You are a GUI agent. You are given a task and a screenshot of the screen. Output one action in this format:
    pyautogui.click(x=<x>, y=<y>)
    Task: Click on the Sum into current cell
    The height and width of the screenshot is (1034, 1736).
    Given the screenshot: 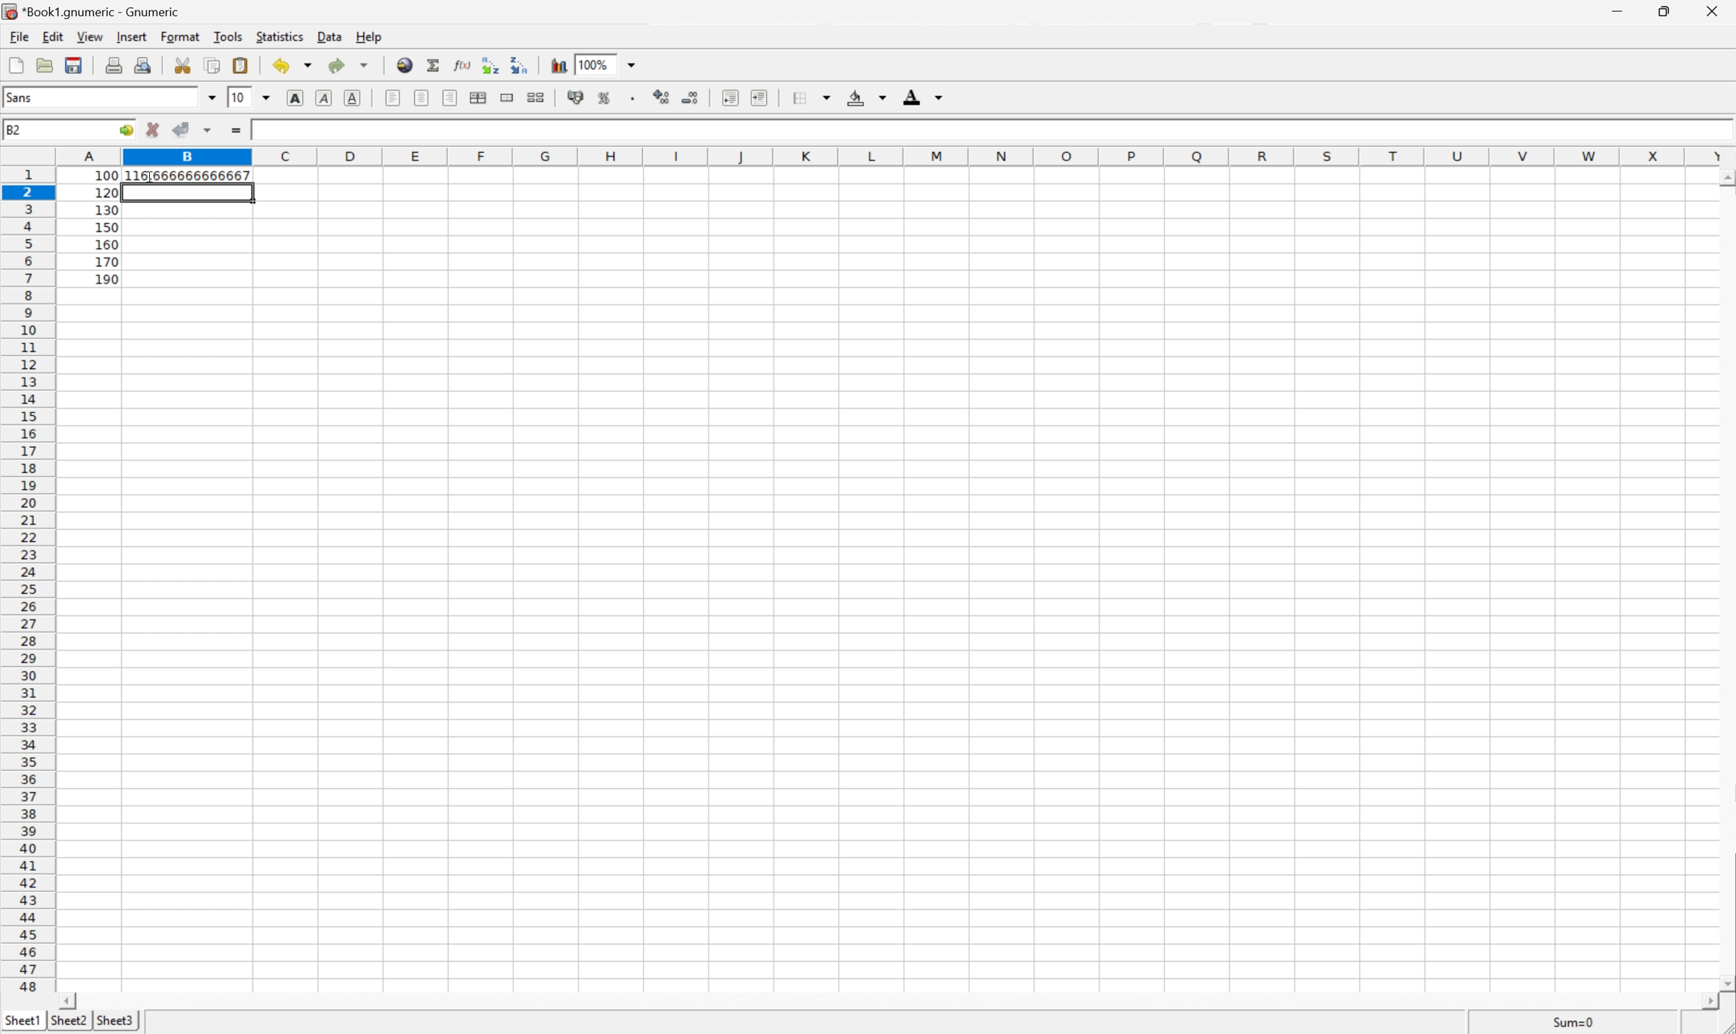 What is the action you would take?
    pyautogui.click(x=431, y=64)
    